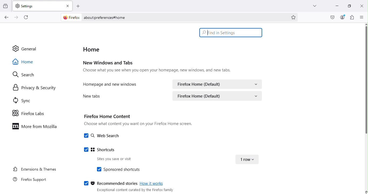  I want to click on cursor, so click(366, 193).